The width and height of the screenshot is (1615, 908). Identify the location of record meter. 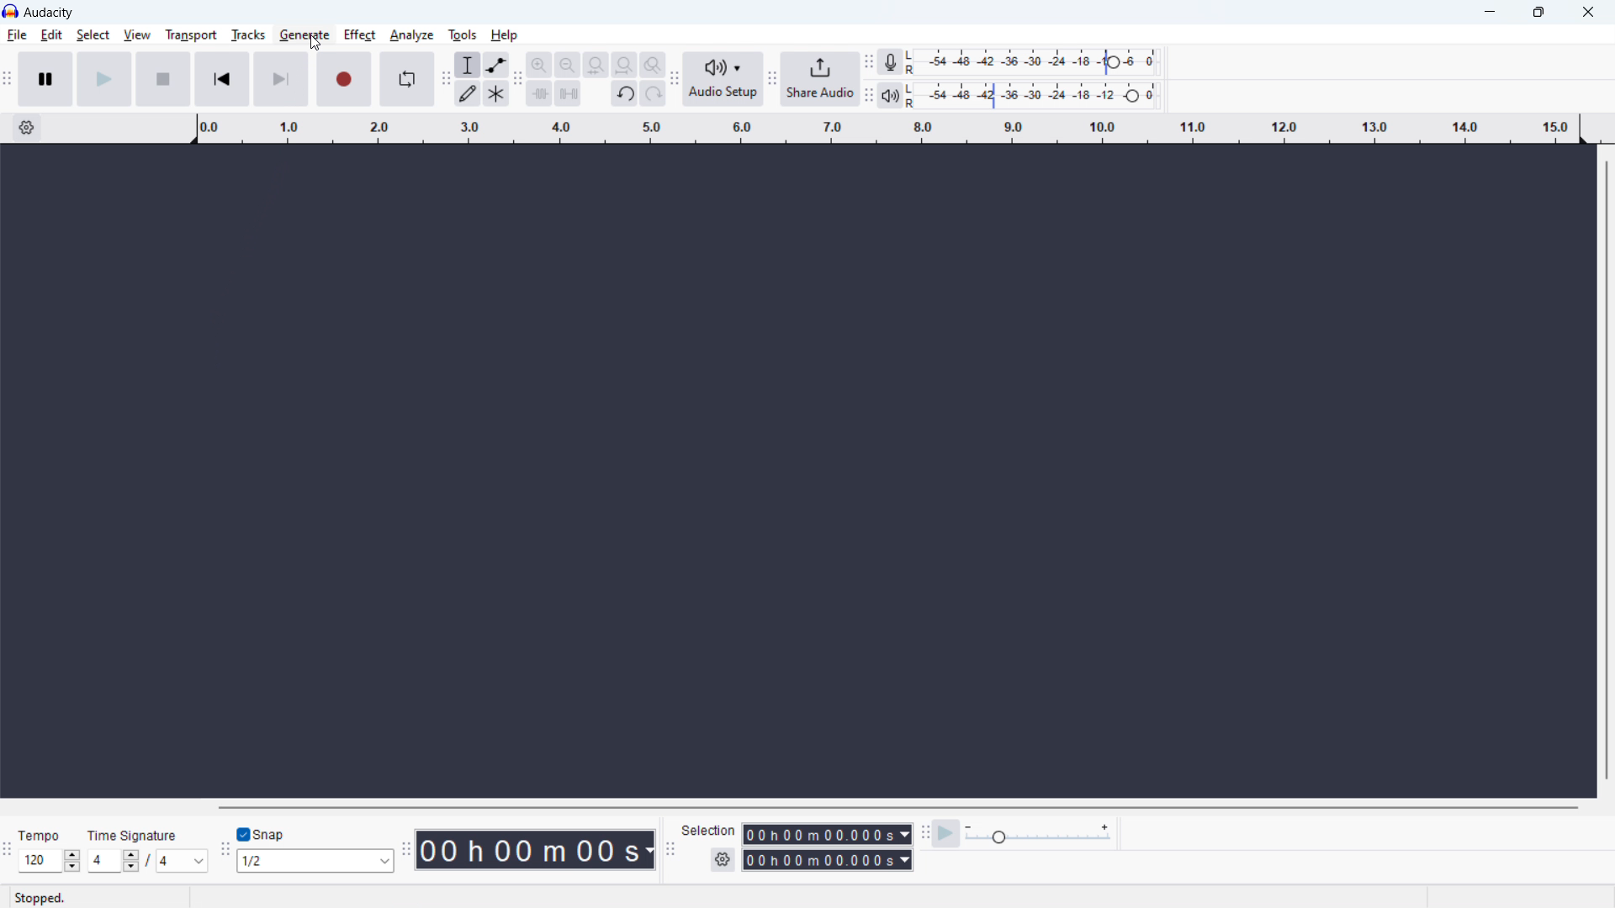
(1039, 62).